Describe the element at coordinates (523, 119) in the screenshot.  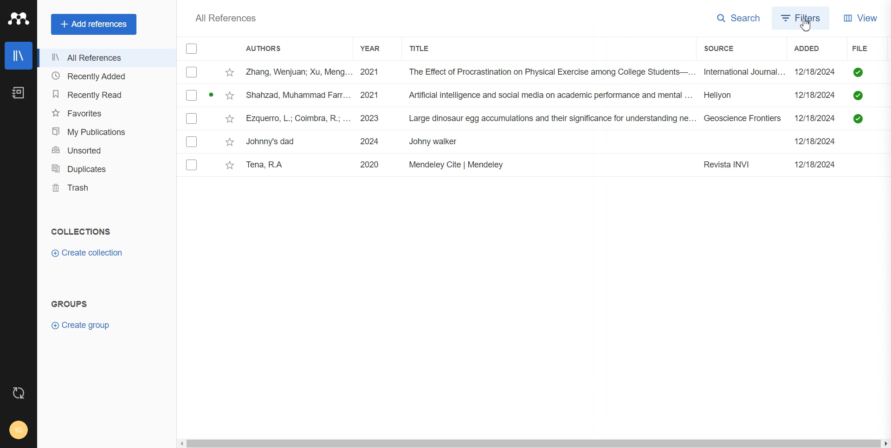
I see `File` at that location.